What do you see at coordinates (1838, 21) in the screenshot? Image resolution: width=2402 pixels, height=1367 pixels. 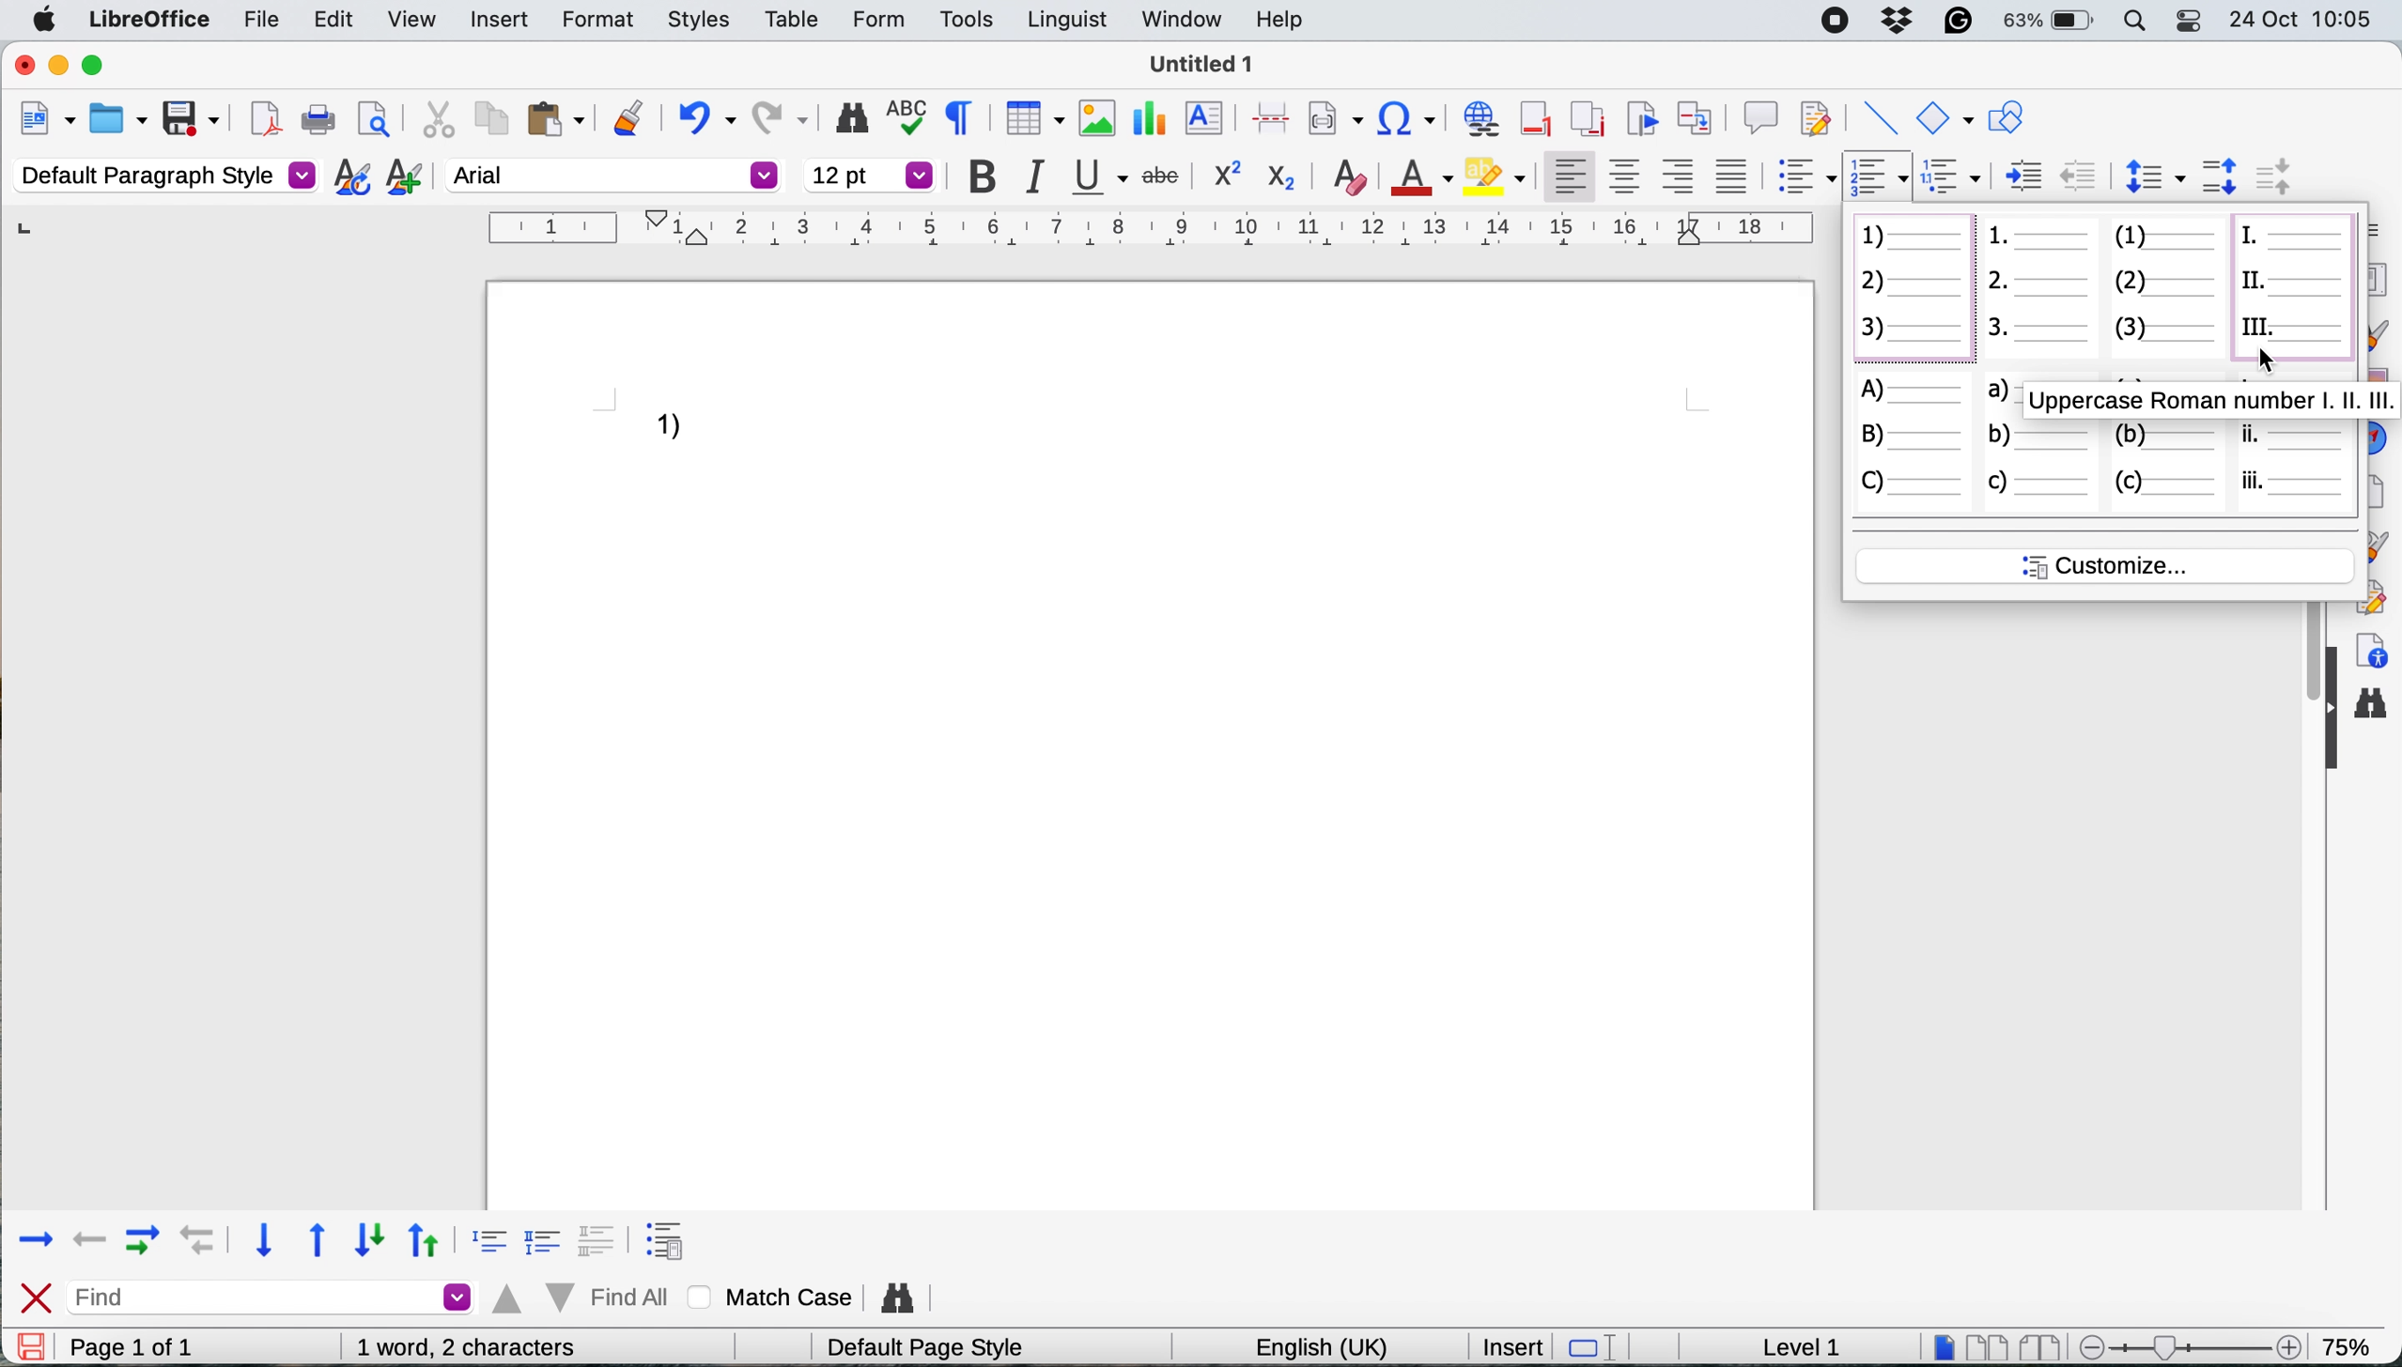 I see `screen recorder` at bounding box center [1838, 21].